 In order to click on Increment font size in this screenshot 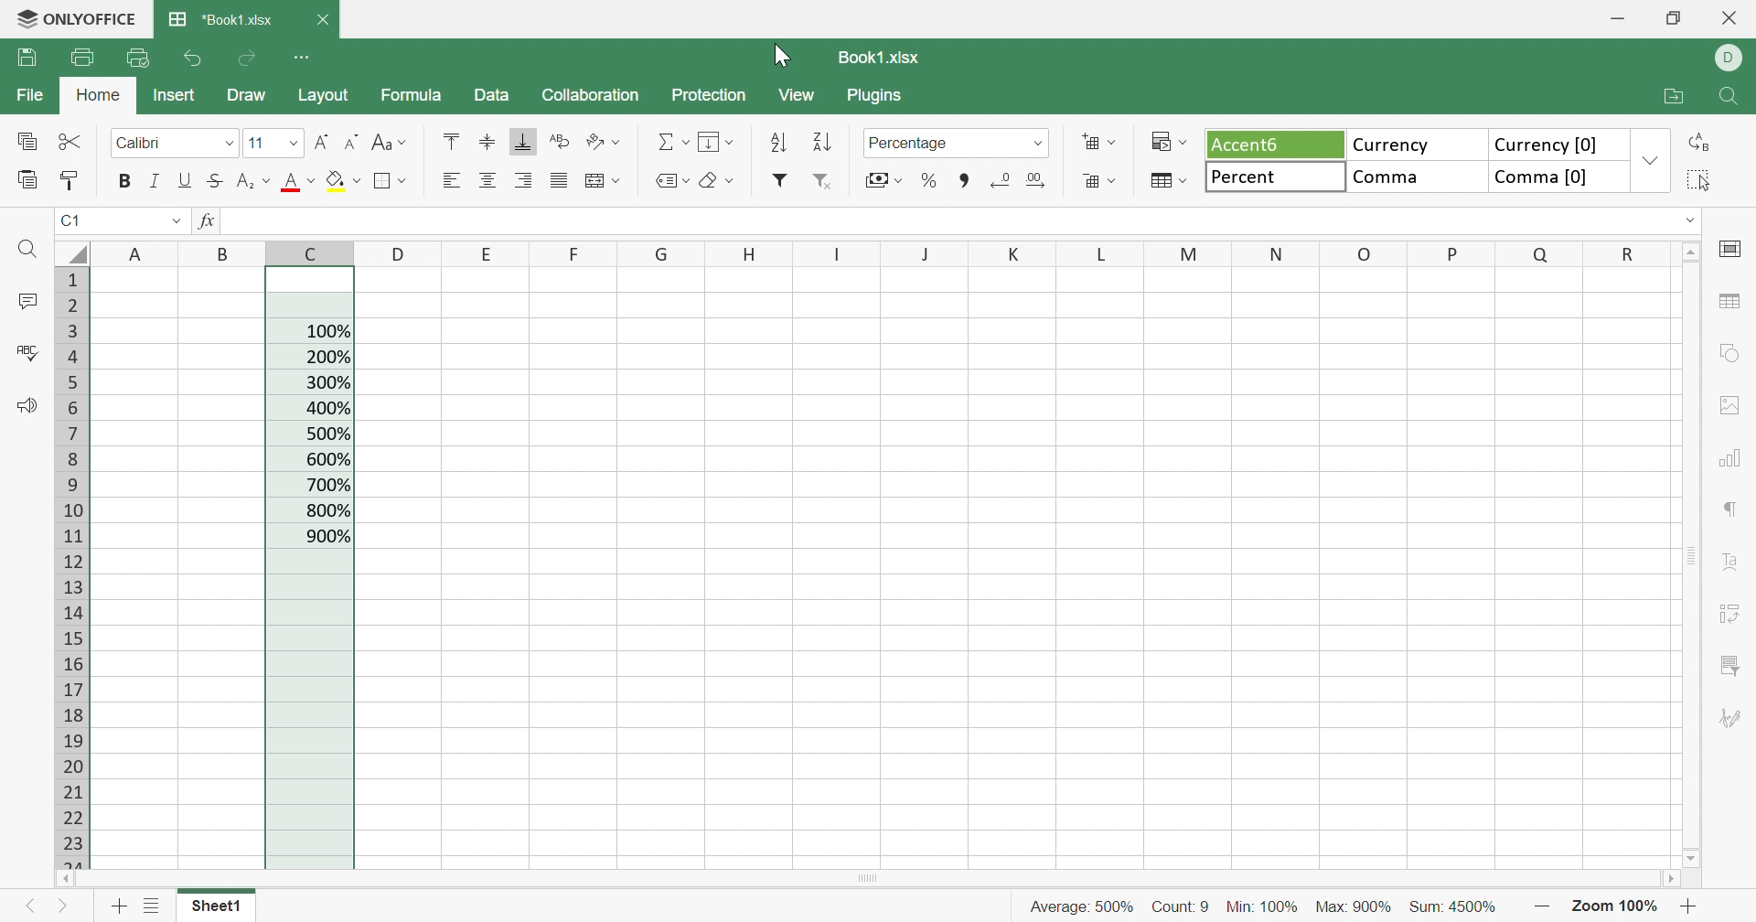, I will do `click(325, 143)`.